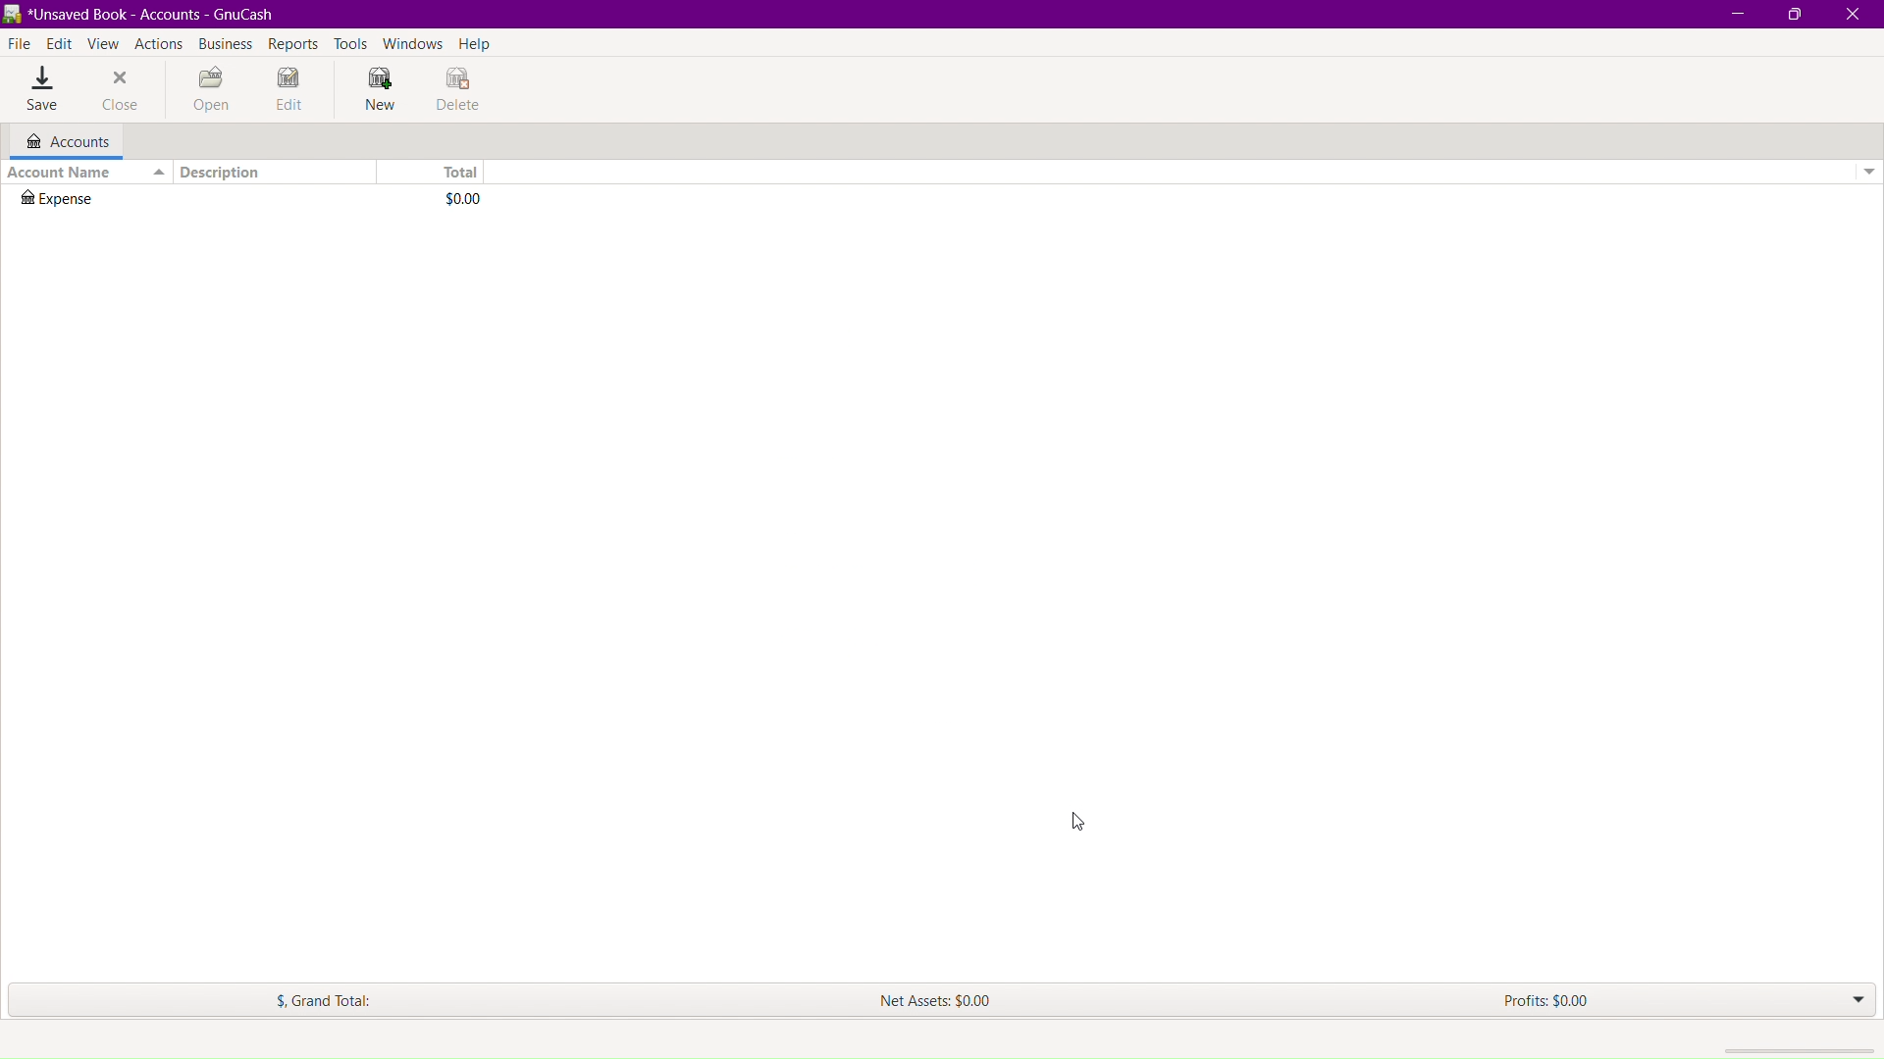 The height and width of the screenshot is (1059, 1884). Describe the element at coordinates (478, 41) in the screenshot. I see `Help` at that location.